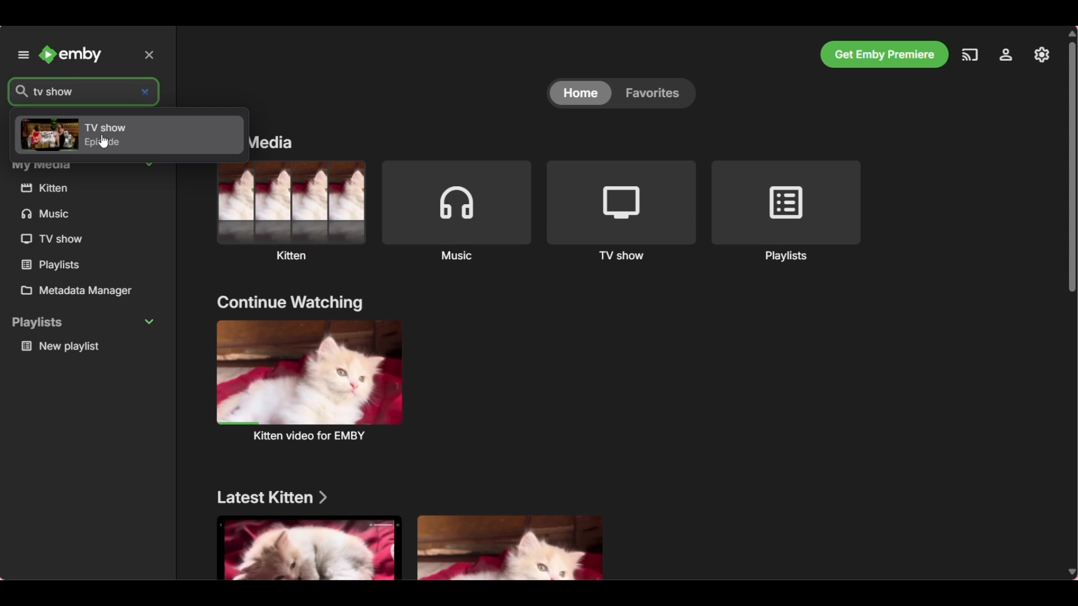 Image resolution: width=1078 pixels, height=606 pixels. Describe the element at coordinates (456, 209) in the screenshot. I see `Music ` at that location.